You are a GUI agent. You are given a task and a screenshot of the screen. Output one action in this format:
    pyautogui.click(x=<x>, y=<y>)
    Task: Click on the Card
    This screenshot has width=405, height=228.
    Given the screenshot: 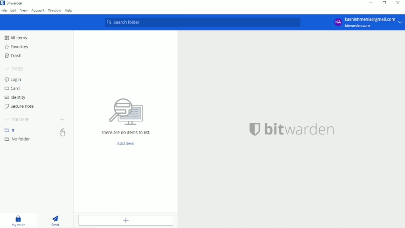 What is the action you would take?
    pyautogui.click(x=14, y=88)
    